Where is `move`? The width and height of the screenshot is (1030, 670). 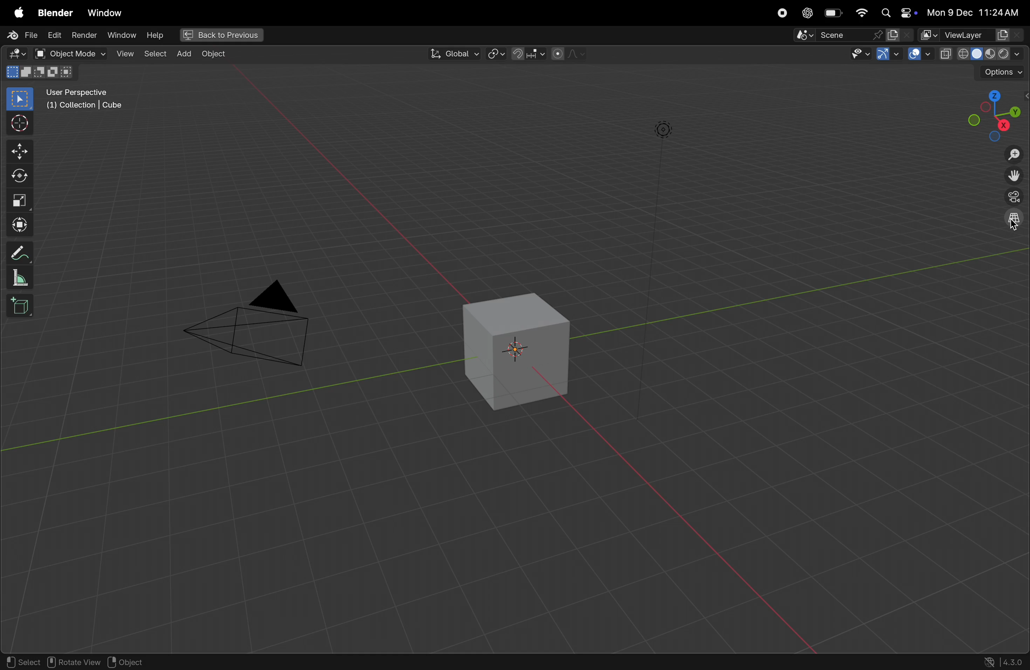
move is located at coordinates (18, 151).